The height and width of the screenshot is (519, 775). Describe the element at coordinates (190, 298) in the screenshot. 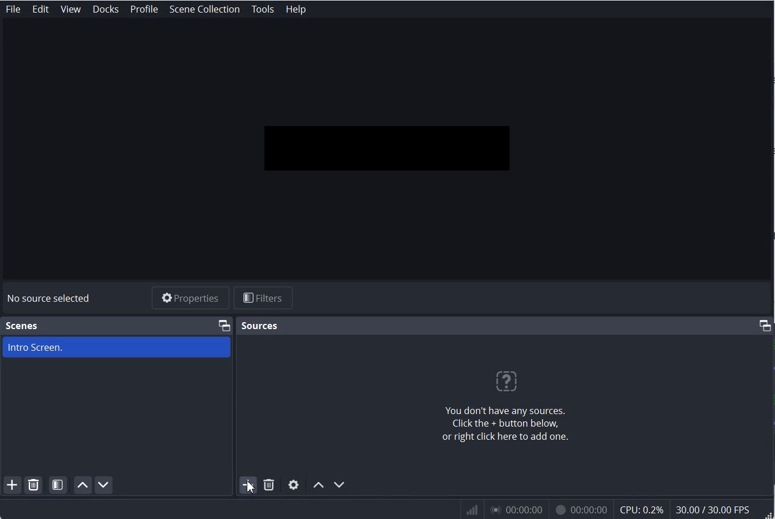

I see `Properties` at that location.